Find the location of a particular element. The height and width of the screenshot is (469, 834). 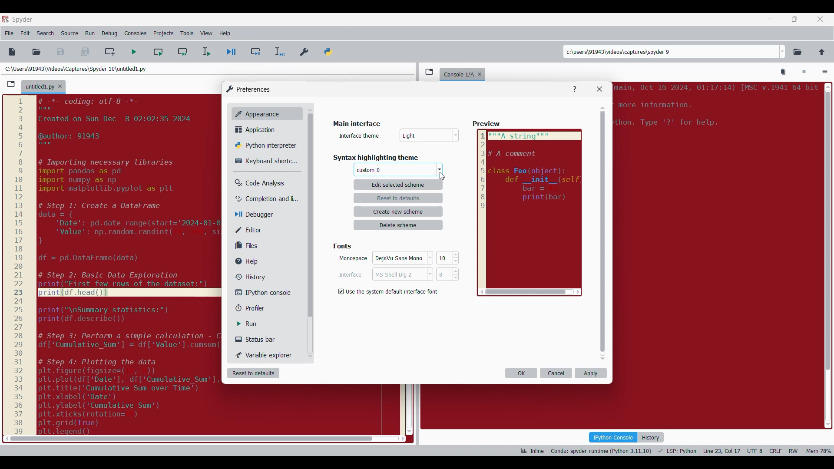

Code details is located at coordinates (675, 451).